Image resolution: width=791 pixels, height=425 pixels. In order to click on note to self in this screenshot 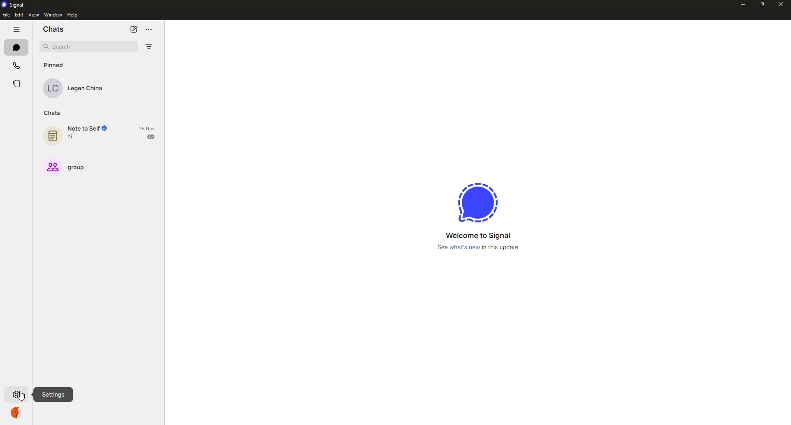, I will do `click(78, 133)`.